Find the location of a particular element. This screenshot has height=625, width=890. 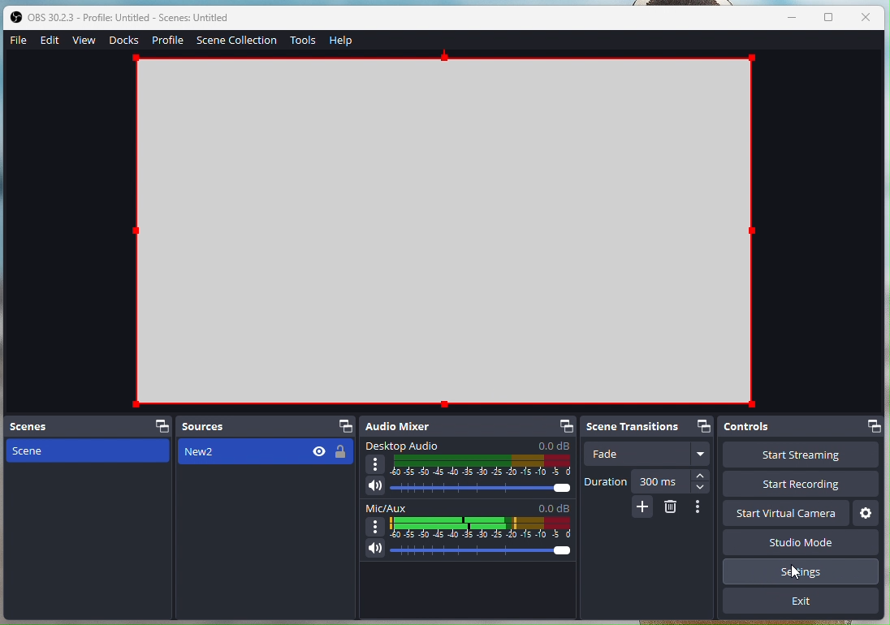

decrease is located at coordinates (700, 488).